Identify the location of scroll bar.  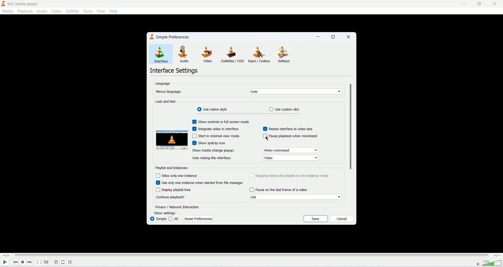
(350, 143).